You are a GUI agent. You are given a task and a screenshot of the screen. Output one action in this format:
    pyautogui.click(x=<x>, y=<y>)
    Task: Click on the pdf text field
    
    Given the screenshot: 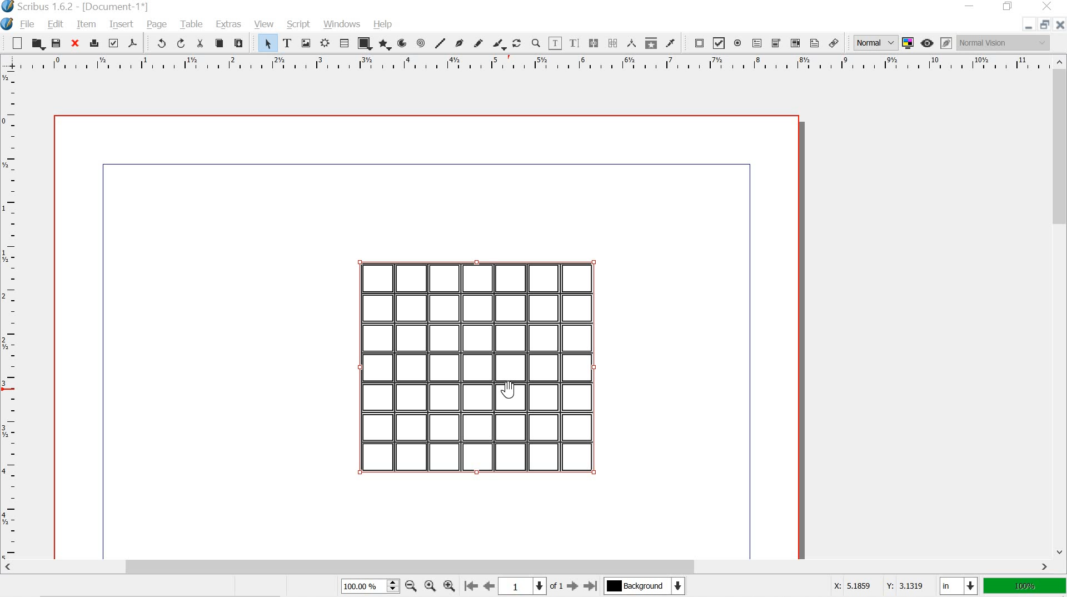 What is the action you would take?
    pyautogui.click(x=756, y=43)
    